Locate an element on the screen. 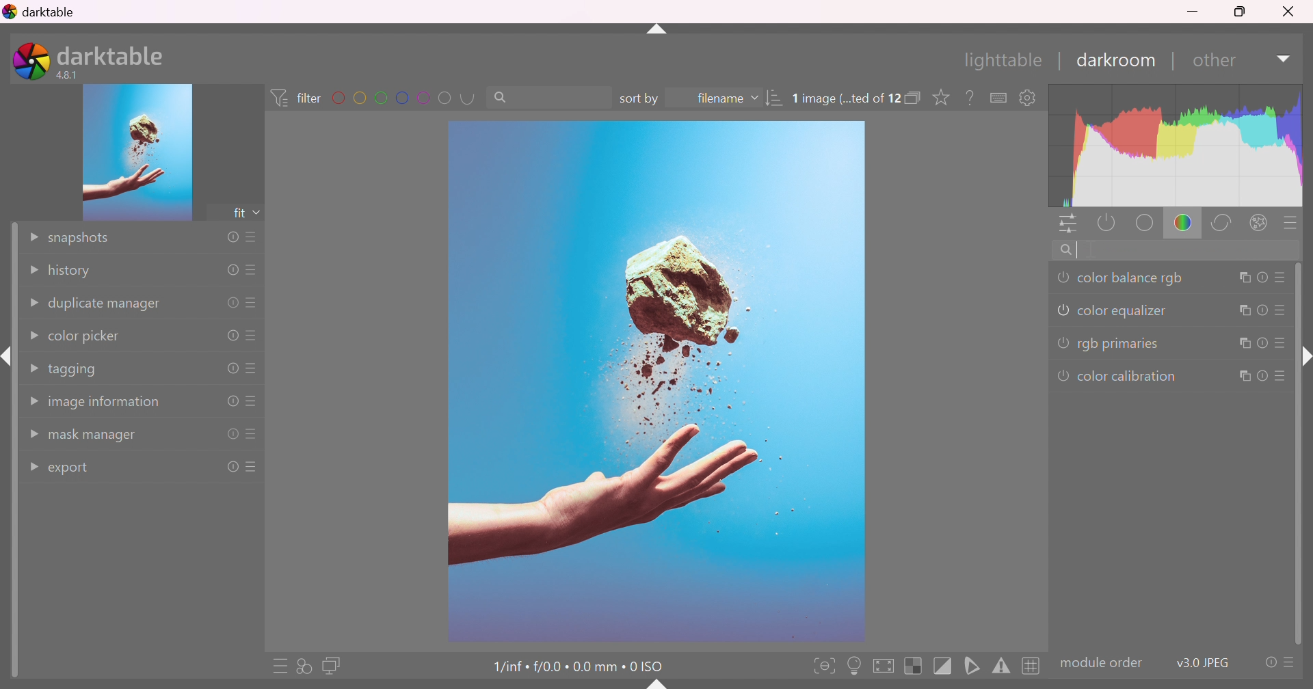 This screenshot has height=689, width=1313. quick access to presets is located at coordinates (281, 668).